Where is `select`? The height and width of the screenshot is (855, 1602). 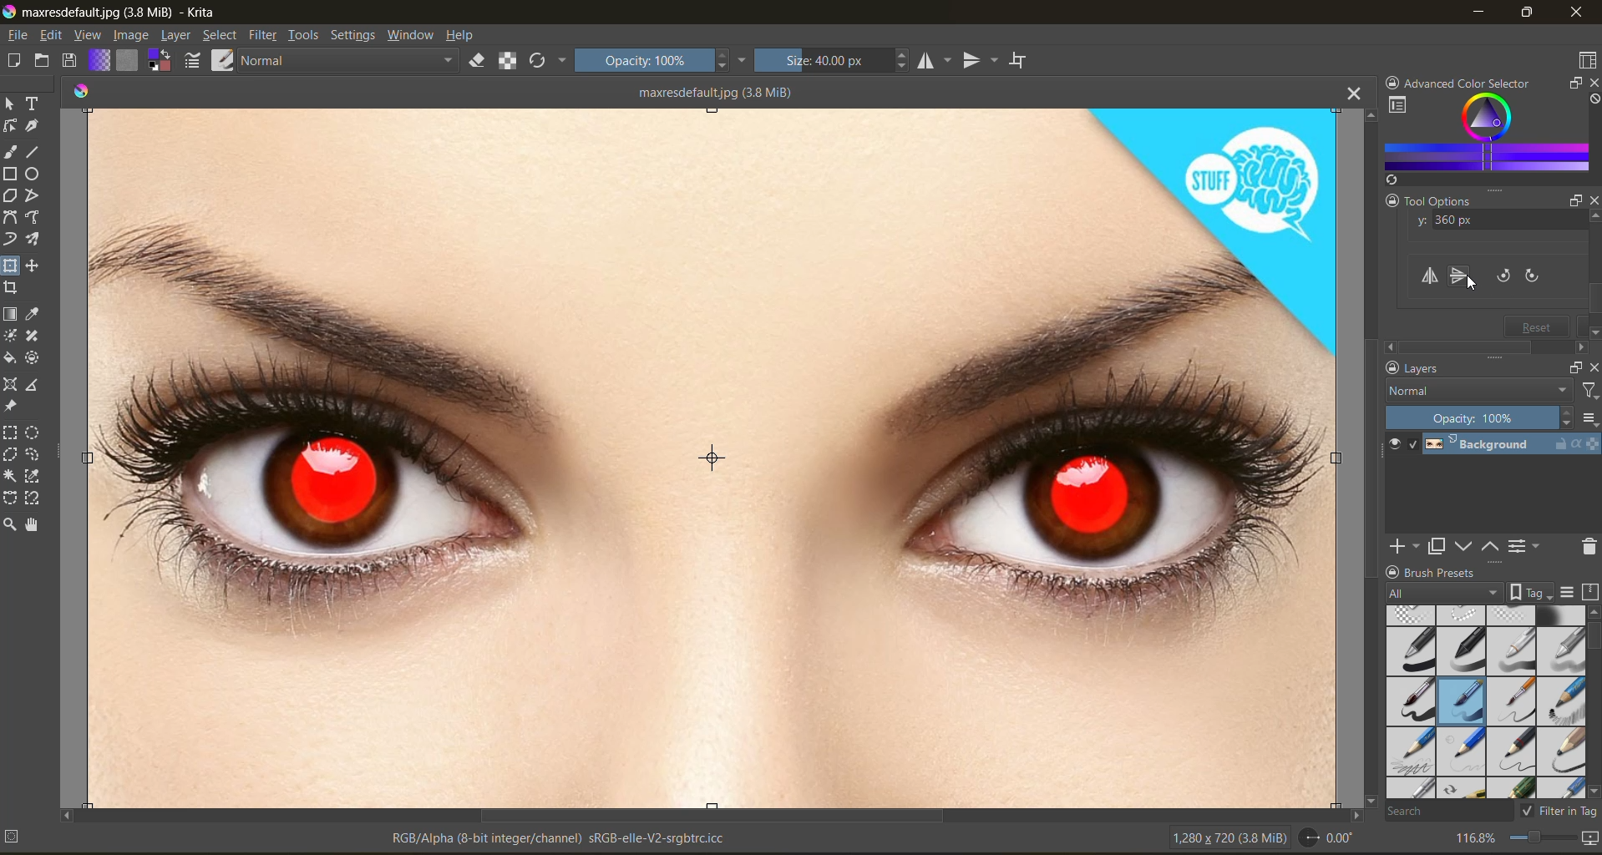 select is located at coordinates (221, 35).